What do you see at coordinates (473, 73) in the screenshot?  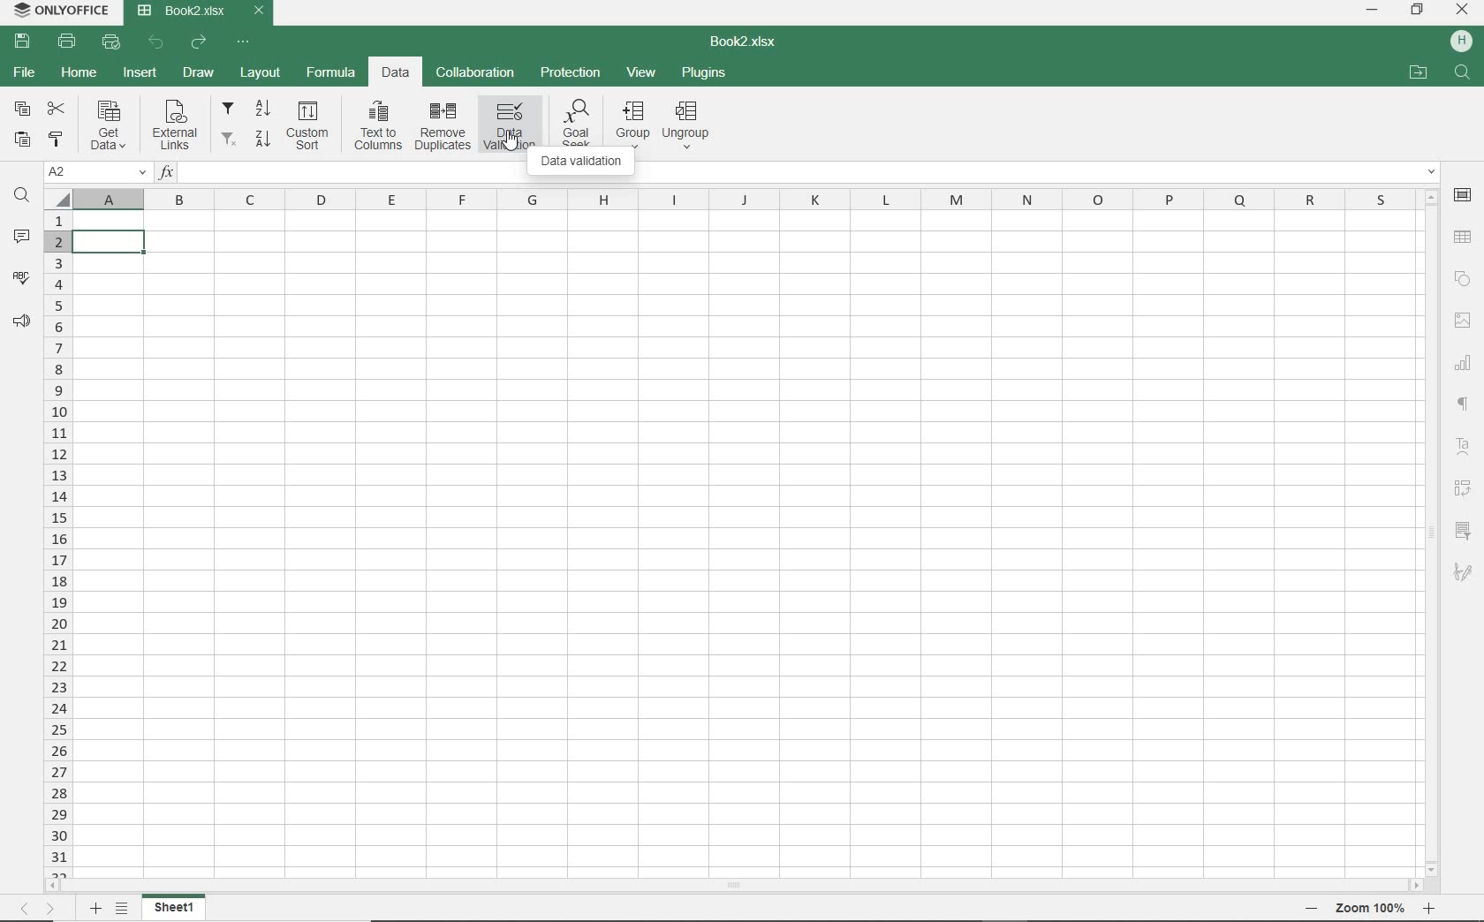 I see `COLLABORATION` at bounding box center [473, 73].